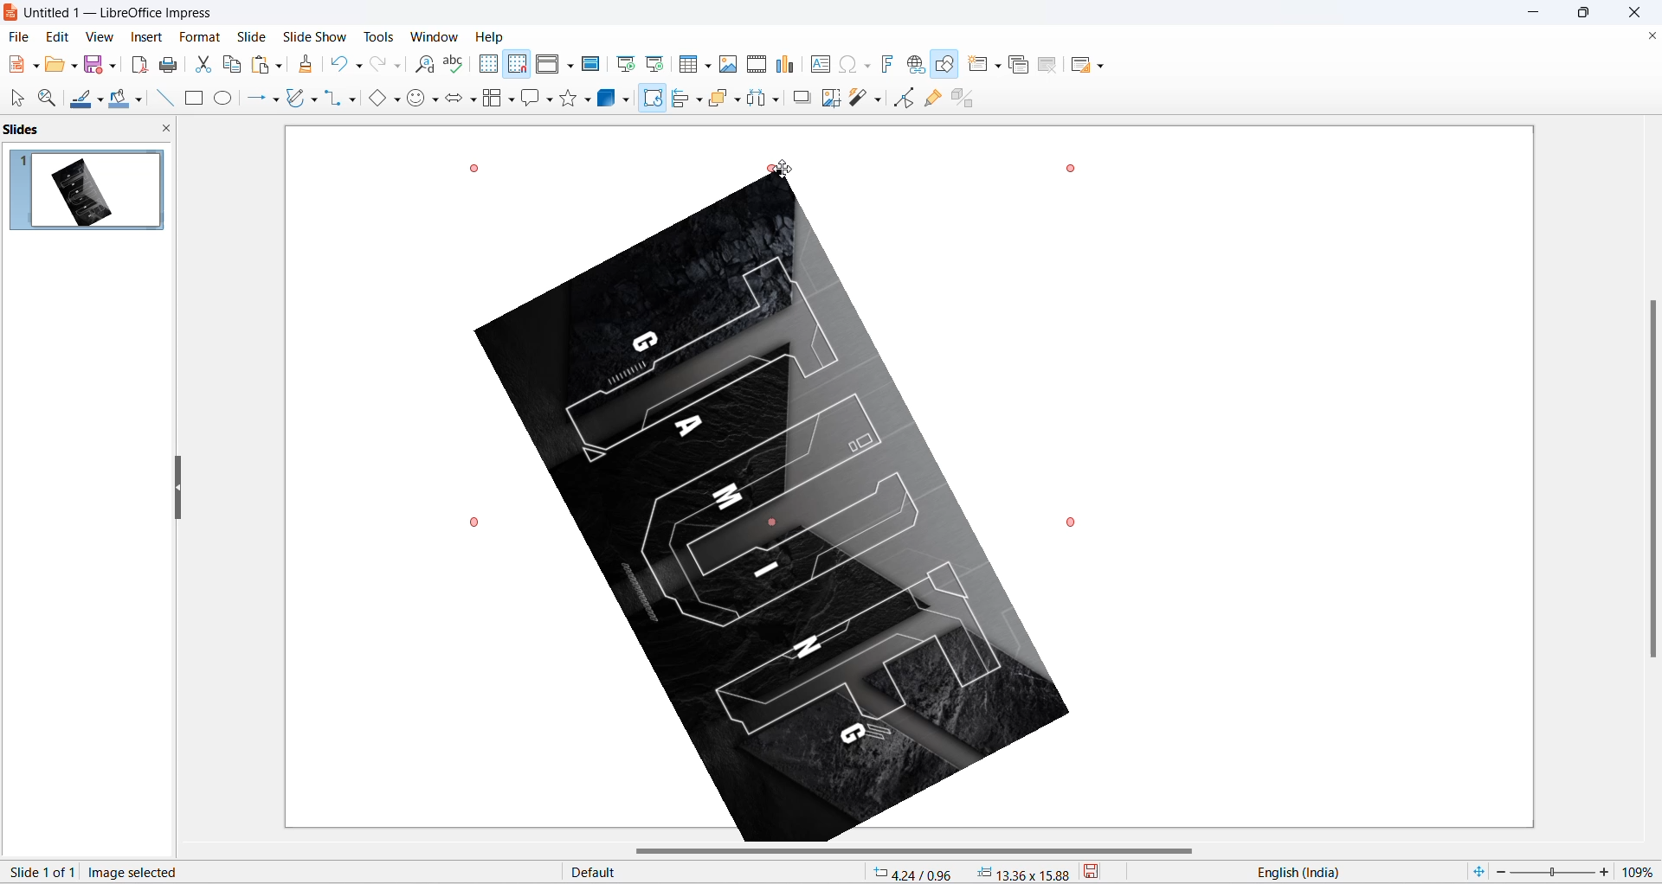  Describe the element at coordinates (1591, 16) in the screenshot. I see `maximize` at that location.